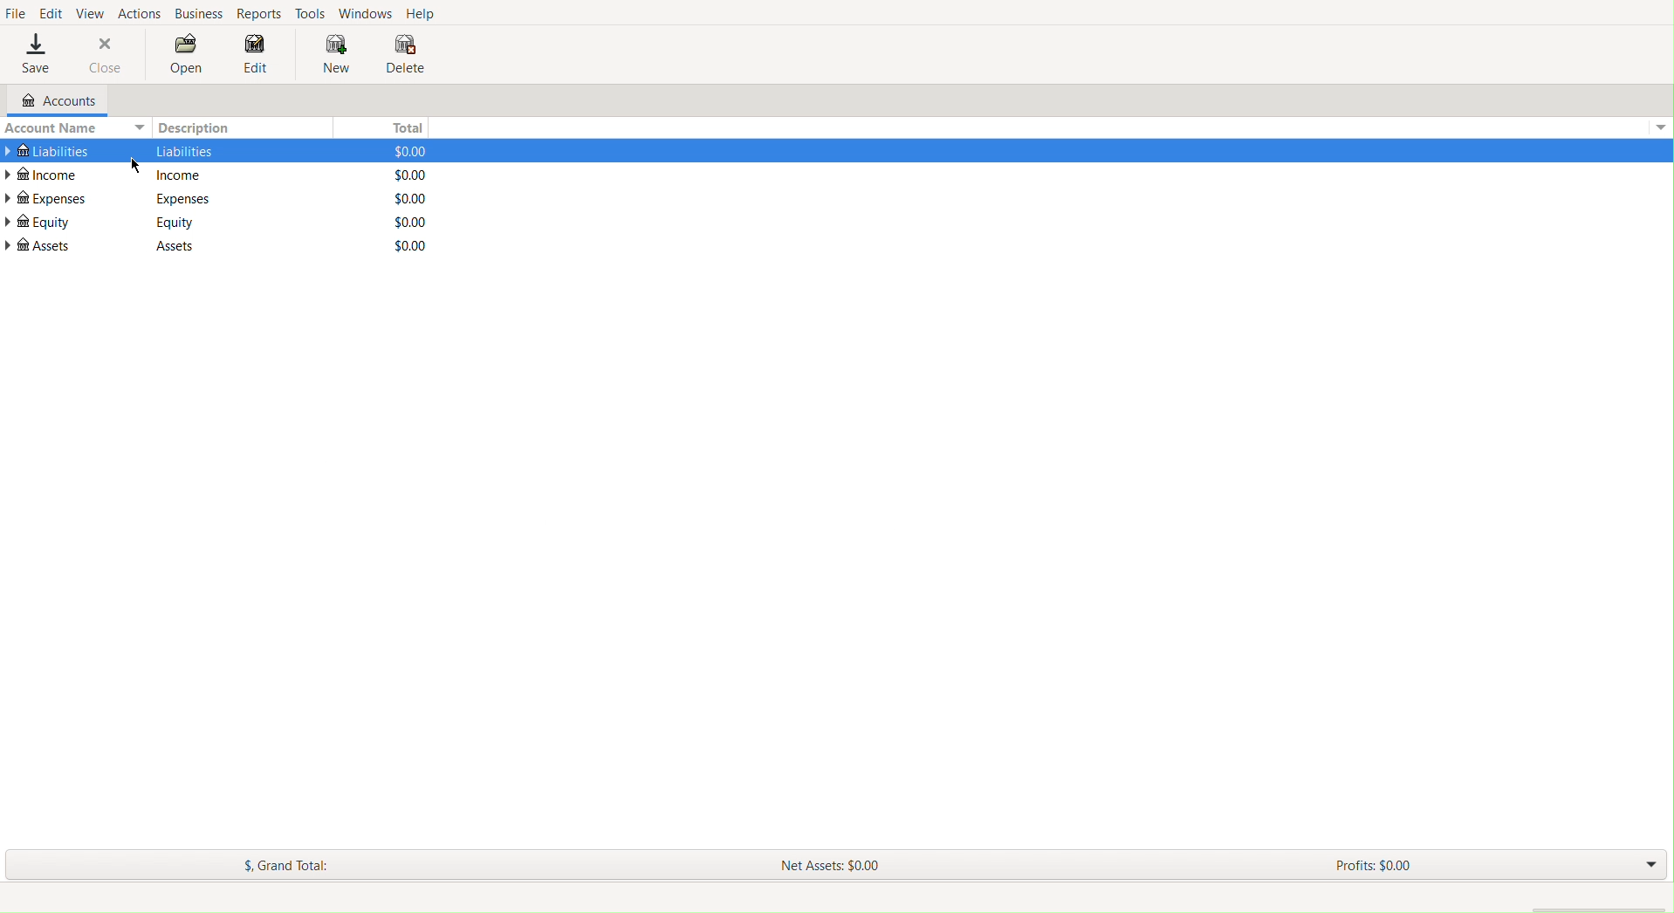 Image resolution: width=1674 pixels, height=913 pixels. Describe the element at coordinates (288, 865) in the screenshot. I see `Grand Total` at that location.